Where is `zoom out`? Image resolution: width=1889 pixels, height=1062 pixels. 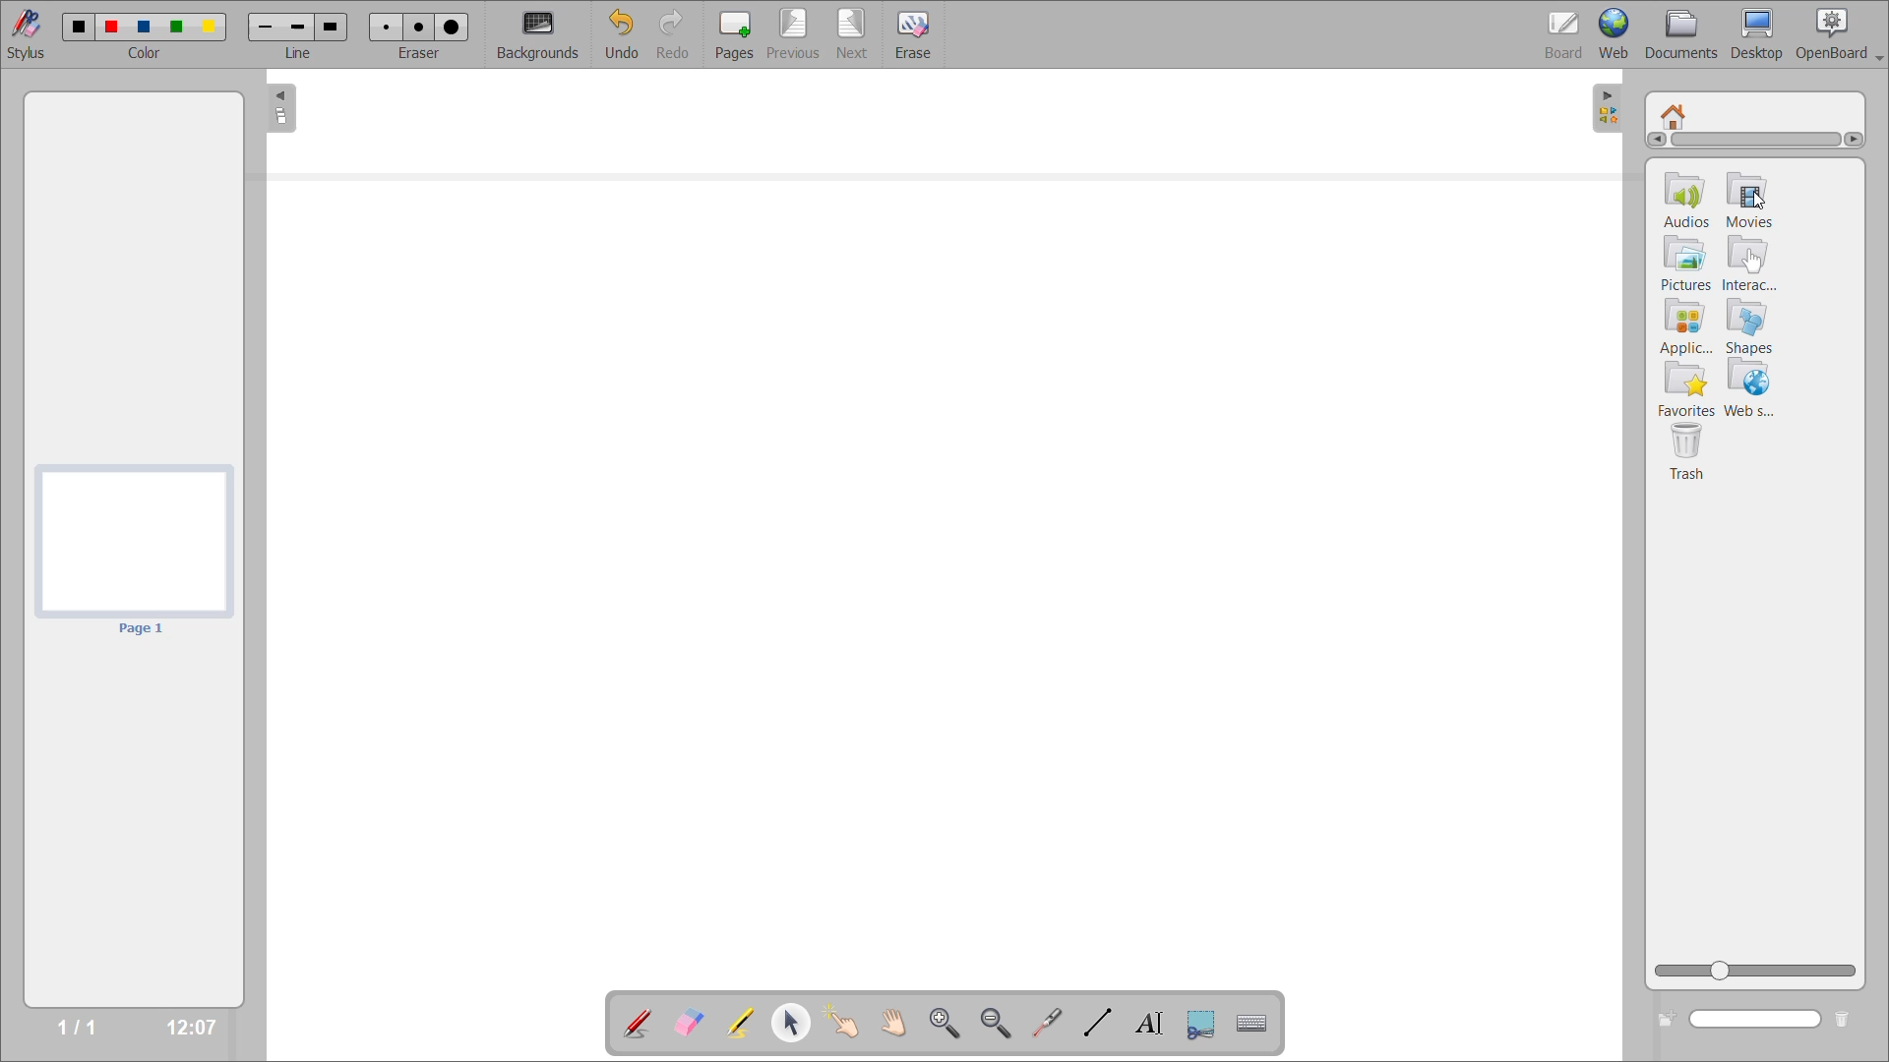
zoom out is located at coordinates (998, 1023).